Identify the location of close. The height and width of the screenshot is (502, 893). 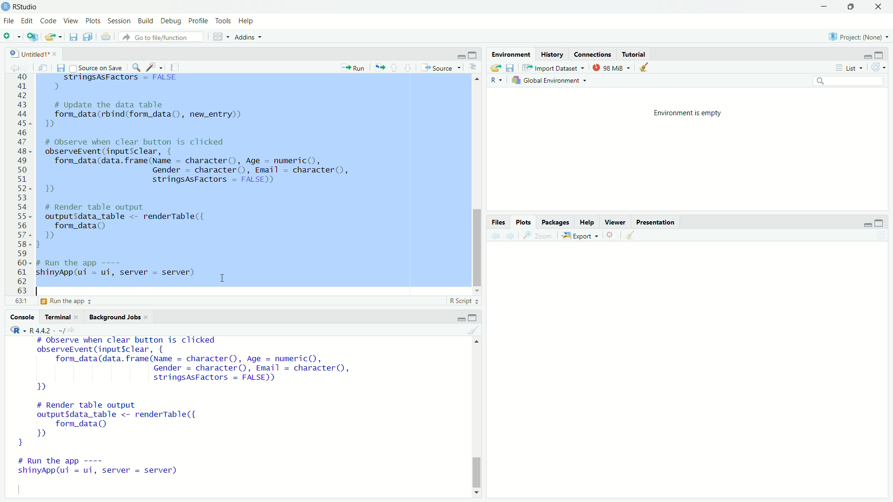
(79, 317).